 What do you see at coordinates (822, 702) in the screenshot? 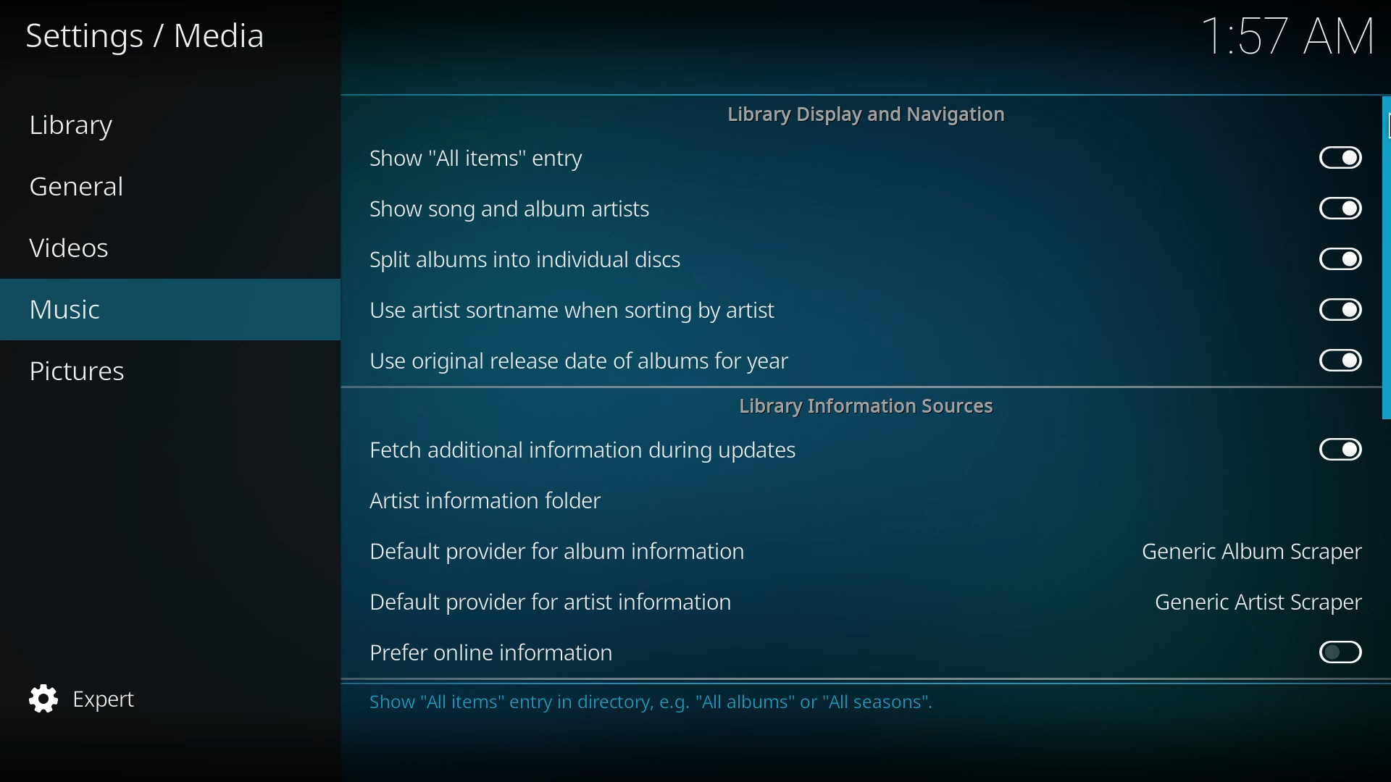
I see `info` at bounding box center [822, 702].